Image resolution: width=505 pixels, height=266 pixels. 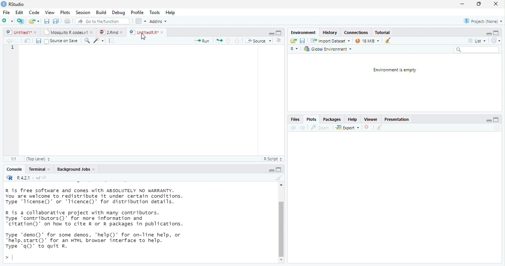 I want to click on Code, so click(x=34, y=12).